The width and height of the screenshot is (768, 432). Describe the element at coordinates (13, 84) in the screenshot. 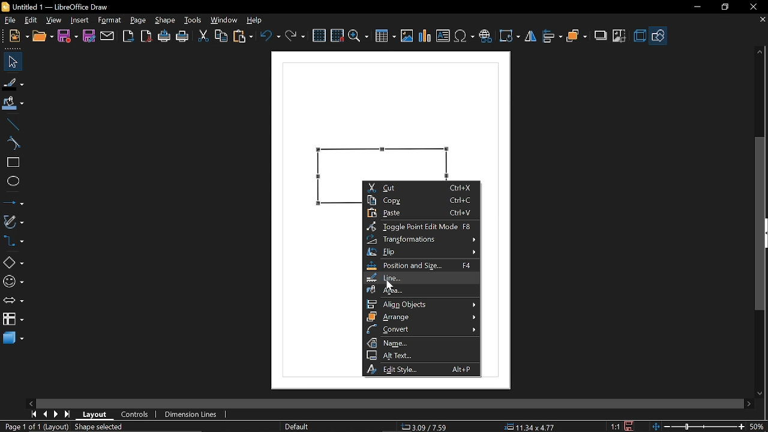

I see `fill line` at that location.